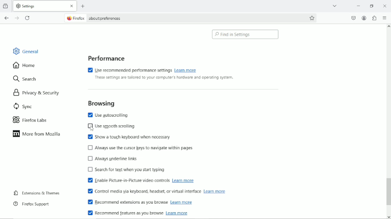 The width and height of the screenshot is (391, 219). I want to click on Firefox  about:preferences, so click(93, 19).